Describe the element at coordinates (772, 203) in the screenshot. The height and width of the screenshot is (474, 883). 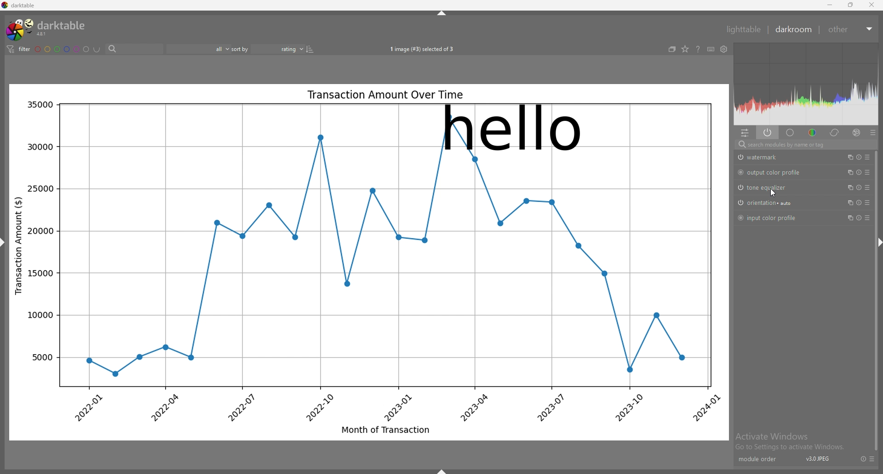
I see `orientation` at that location.